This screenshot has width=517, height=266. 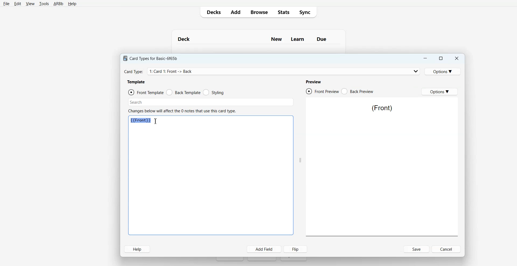 I want to click on Front Preview, so click(x=322, y=91).